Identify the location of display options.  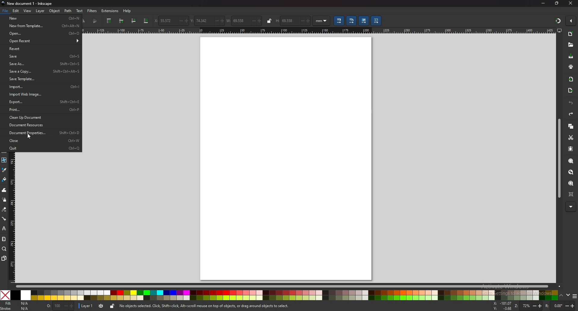
(559, 30).